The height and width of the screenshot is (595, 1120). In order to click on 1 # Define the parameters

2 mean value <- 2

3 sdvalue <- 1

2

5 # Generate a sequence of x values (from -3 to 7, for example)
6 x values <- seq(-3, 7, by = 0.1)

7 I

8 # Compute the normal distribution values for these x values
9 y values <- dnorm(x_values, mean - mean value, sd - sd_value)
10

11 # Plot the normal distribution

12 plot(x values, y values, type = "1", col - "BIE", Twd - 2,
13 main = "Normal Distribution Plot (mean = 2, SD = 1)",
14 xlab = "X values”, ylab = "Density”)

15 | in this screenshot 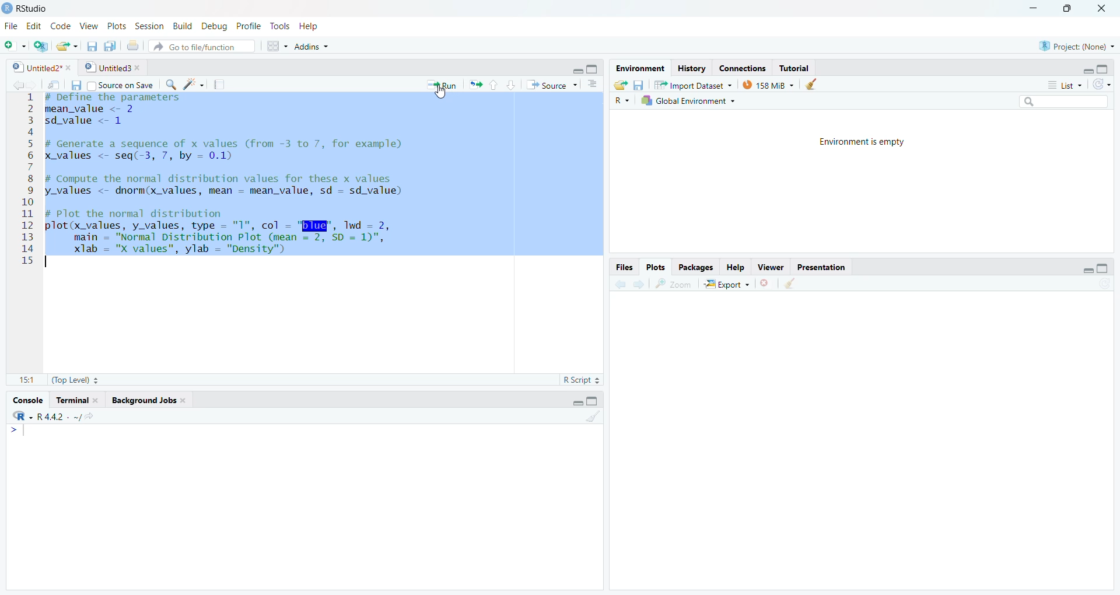, I will do `click(233, 190)`.